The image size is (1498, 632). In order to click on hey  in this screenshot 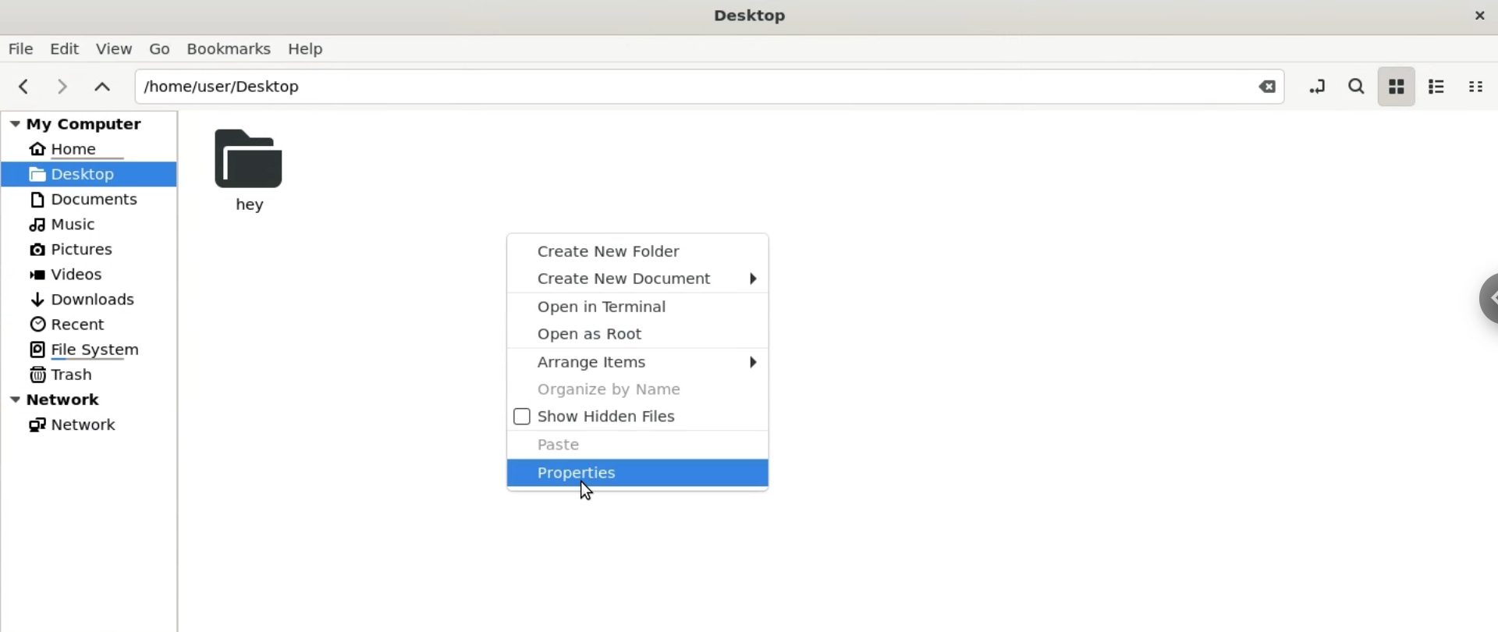, I will do `click(250, 171)`.